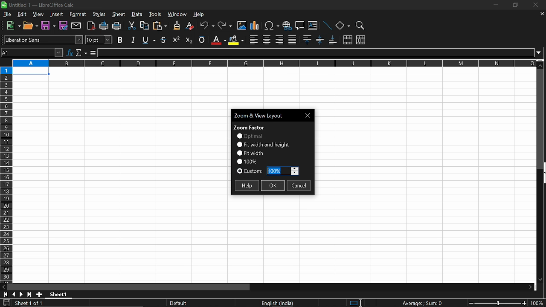 This screenshot has width=546, height=307. What do you see at coordinates (225, 26) in the screenshot?
I see `redo` at bounding box center [225, 26].